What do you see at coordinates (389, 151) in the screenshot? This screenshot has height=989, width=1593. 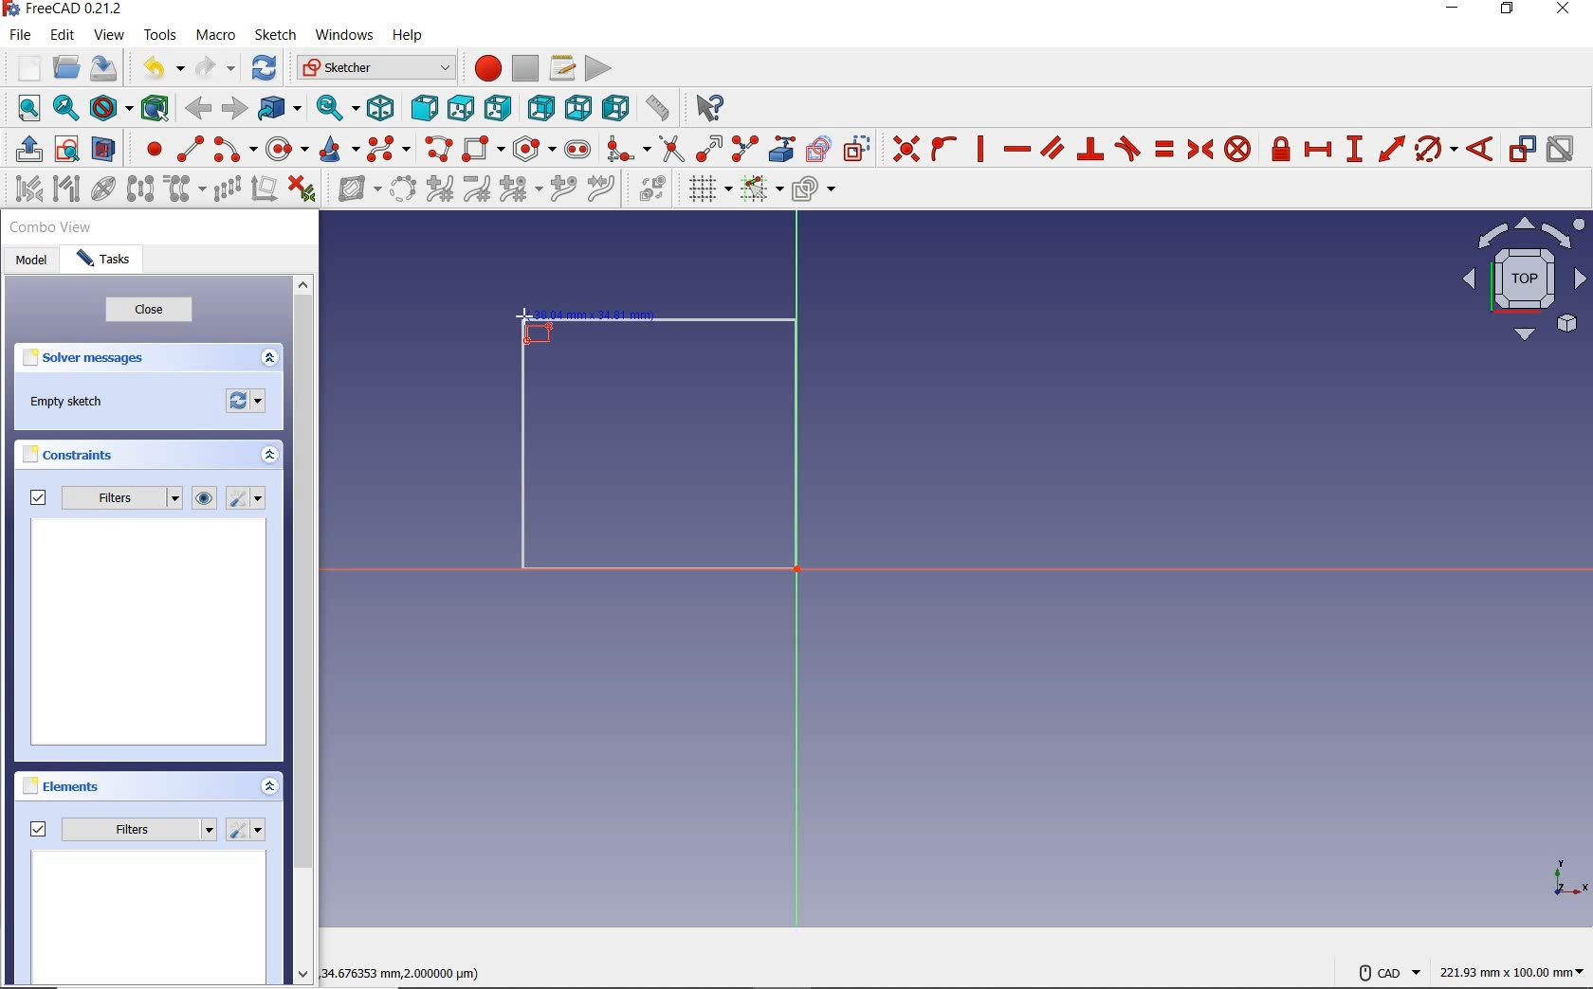 I see `create B-spline` at bounding box center [389, 151].